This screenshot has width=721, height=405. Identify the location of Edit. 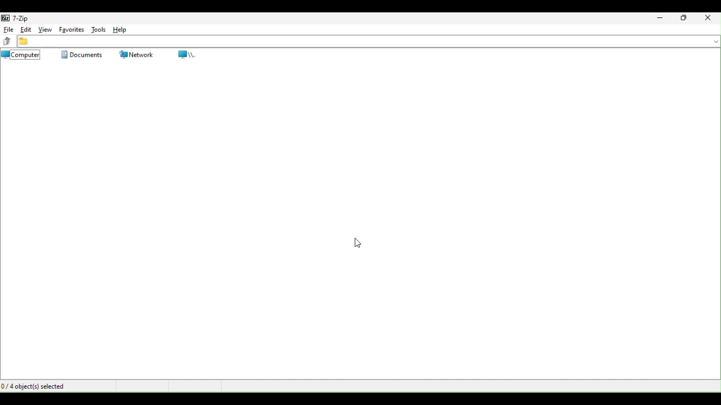
(25, 30).